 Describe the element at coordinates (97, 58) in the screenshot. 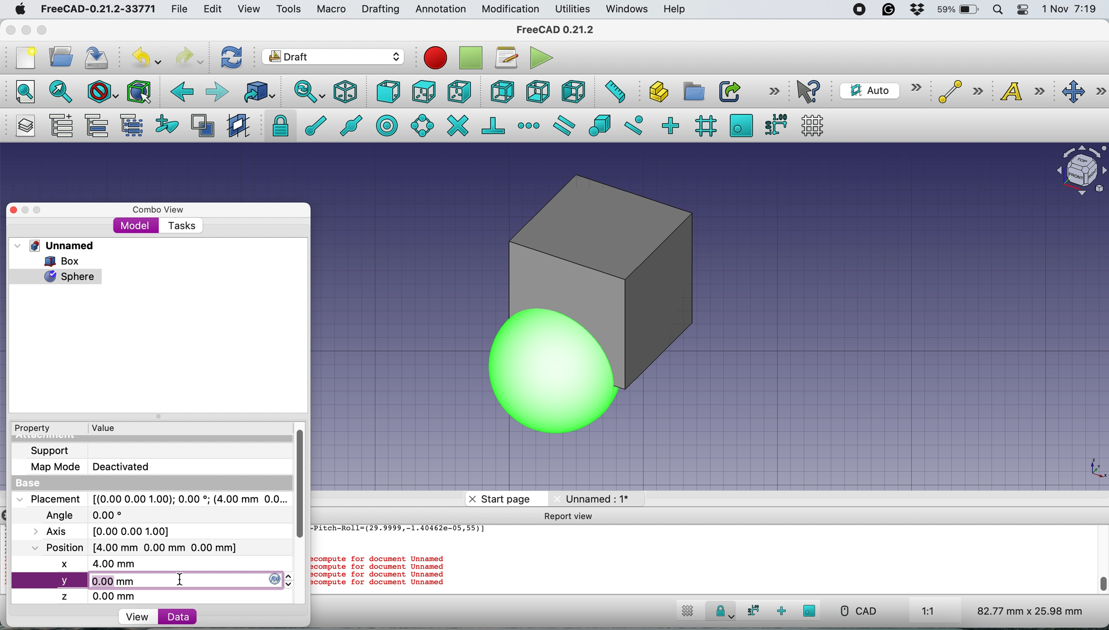

I see `save` at that location.